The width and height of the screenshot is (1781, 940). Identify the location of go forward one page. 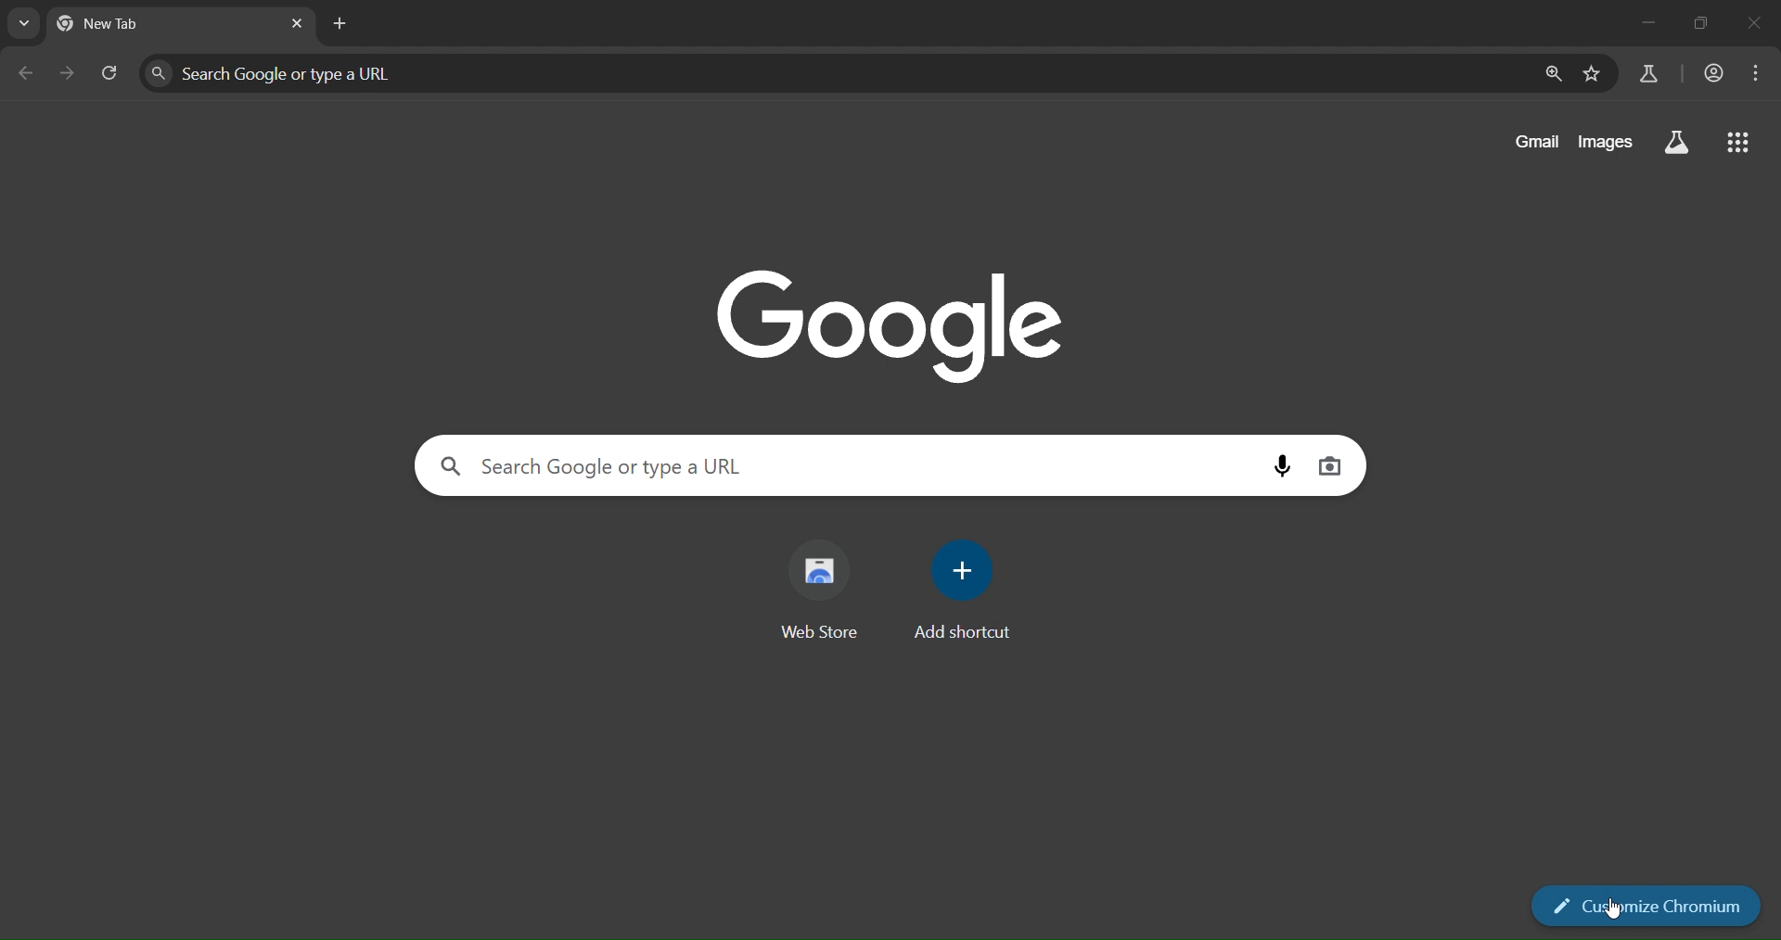
(69, 75).